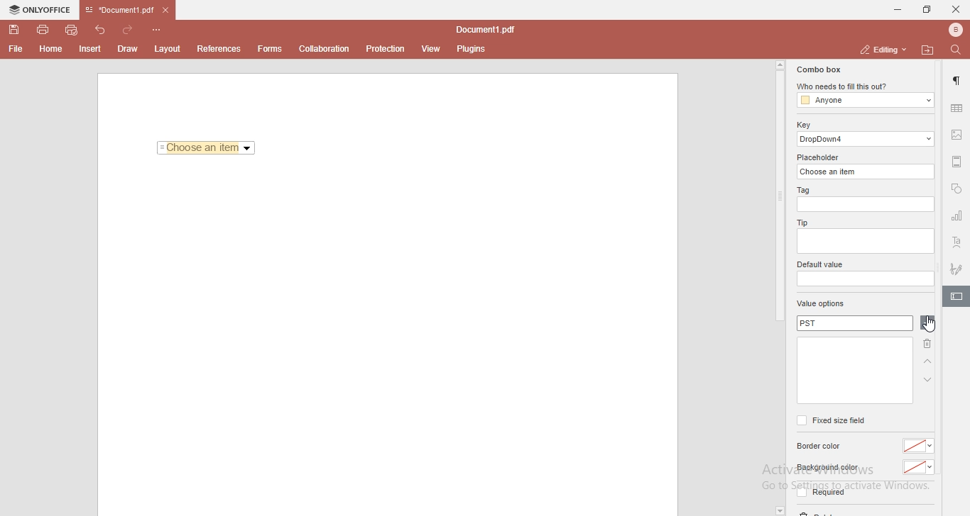 Image resolution: width=970 pixels, height=516 pixels. I want to click on protection, so click(386, 48).